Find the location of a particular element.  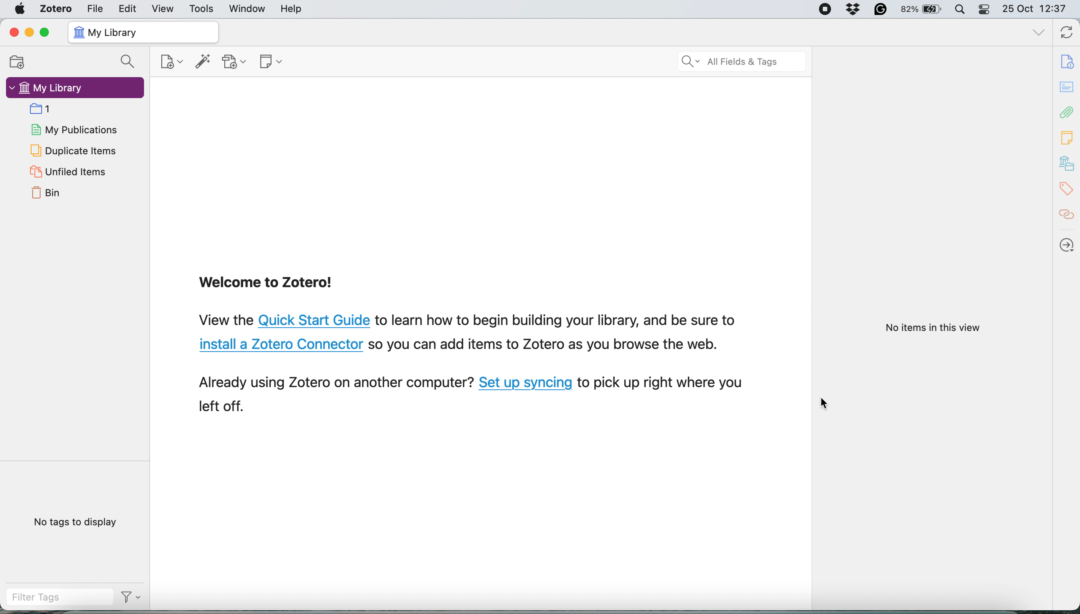

No items in this view is located at coordinates (934, 328).